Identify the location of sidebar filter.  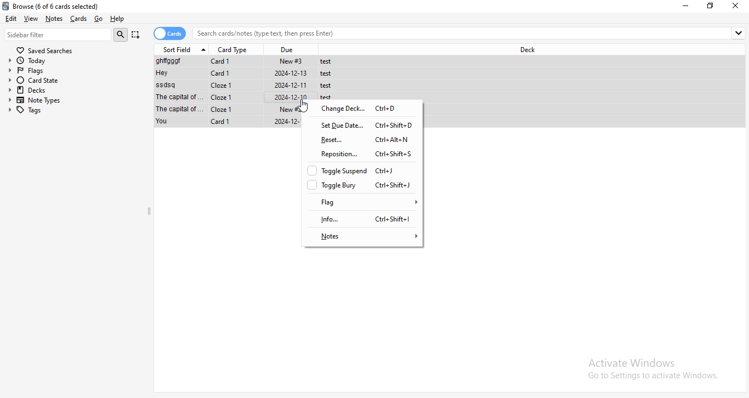
(58, 35).